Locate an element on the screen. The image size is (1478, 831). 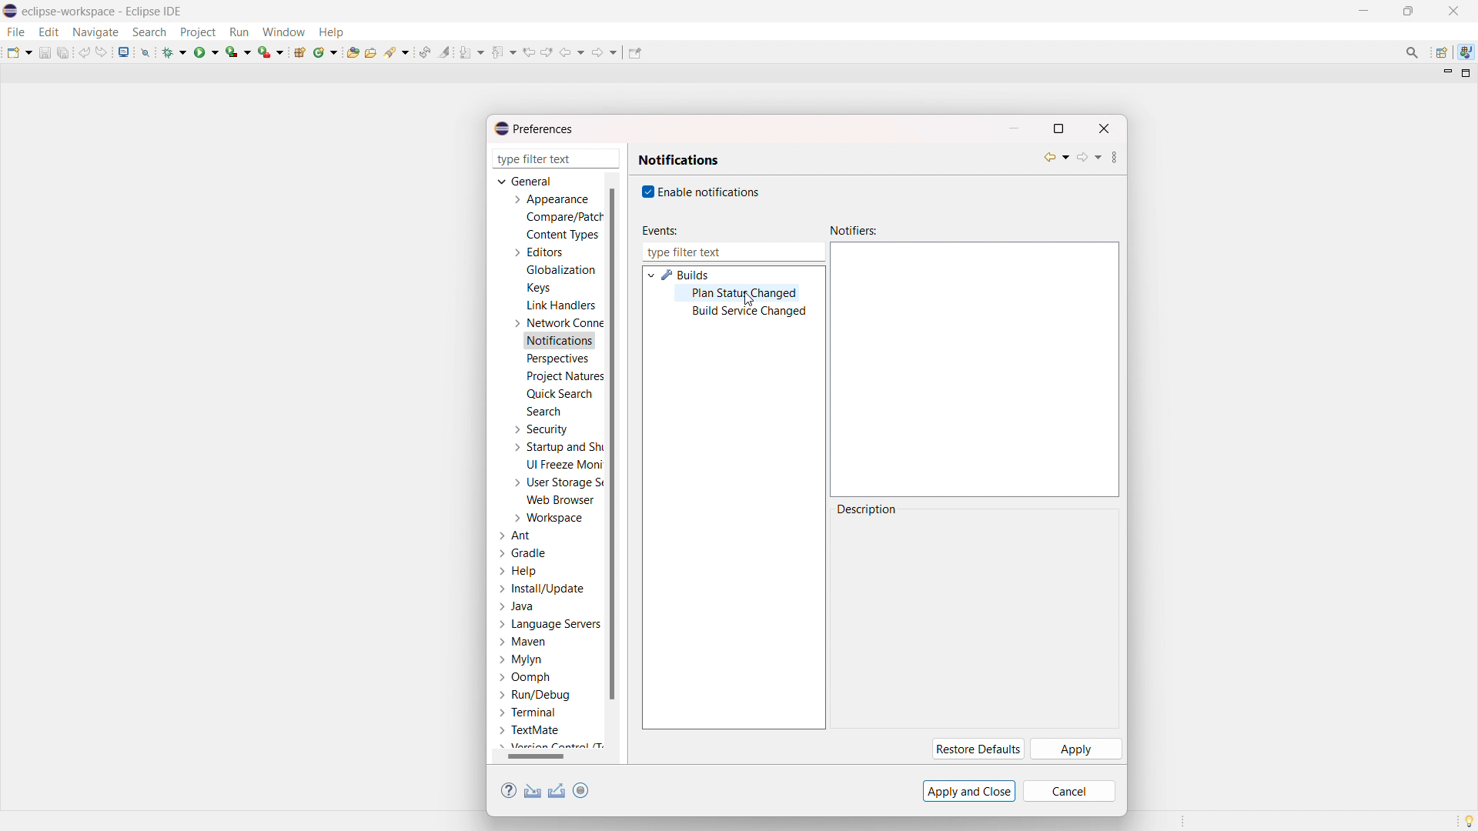
next annotation is located at coordinates (472, 52).